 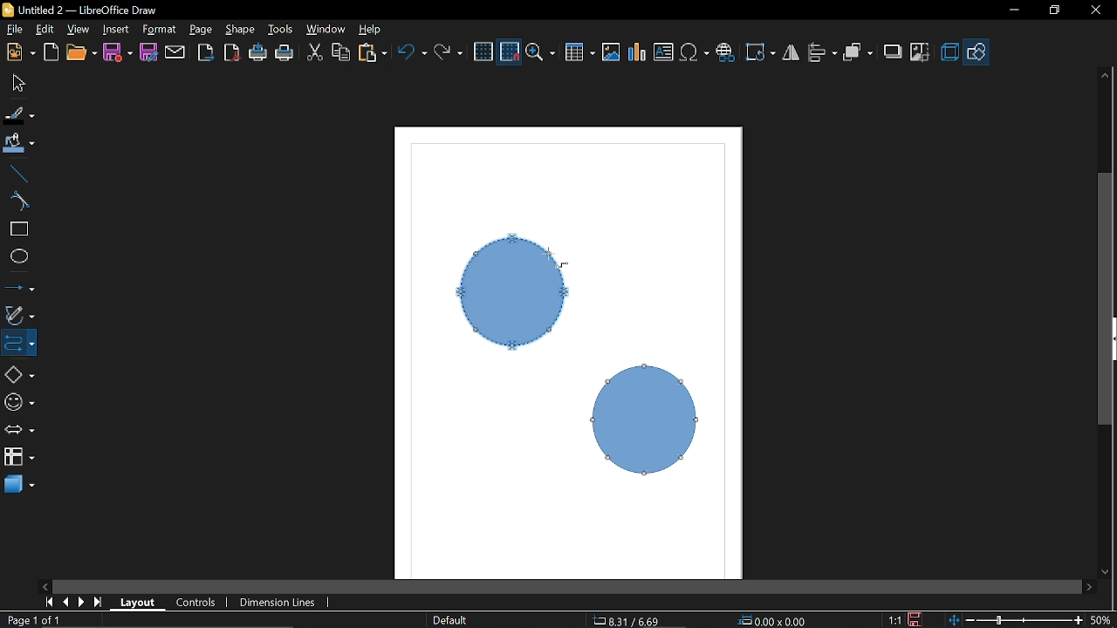 I want to click on COnnector, so click(x=18, y=343).